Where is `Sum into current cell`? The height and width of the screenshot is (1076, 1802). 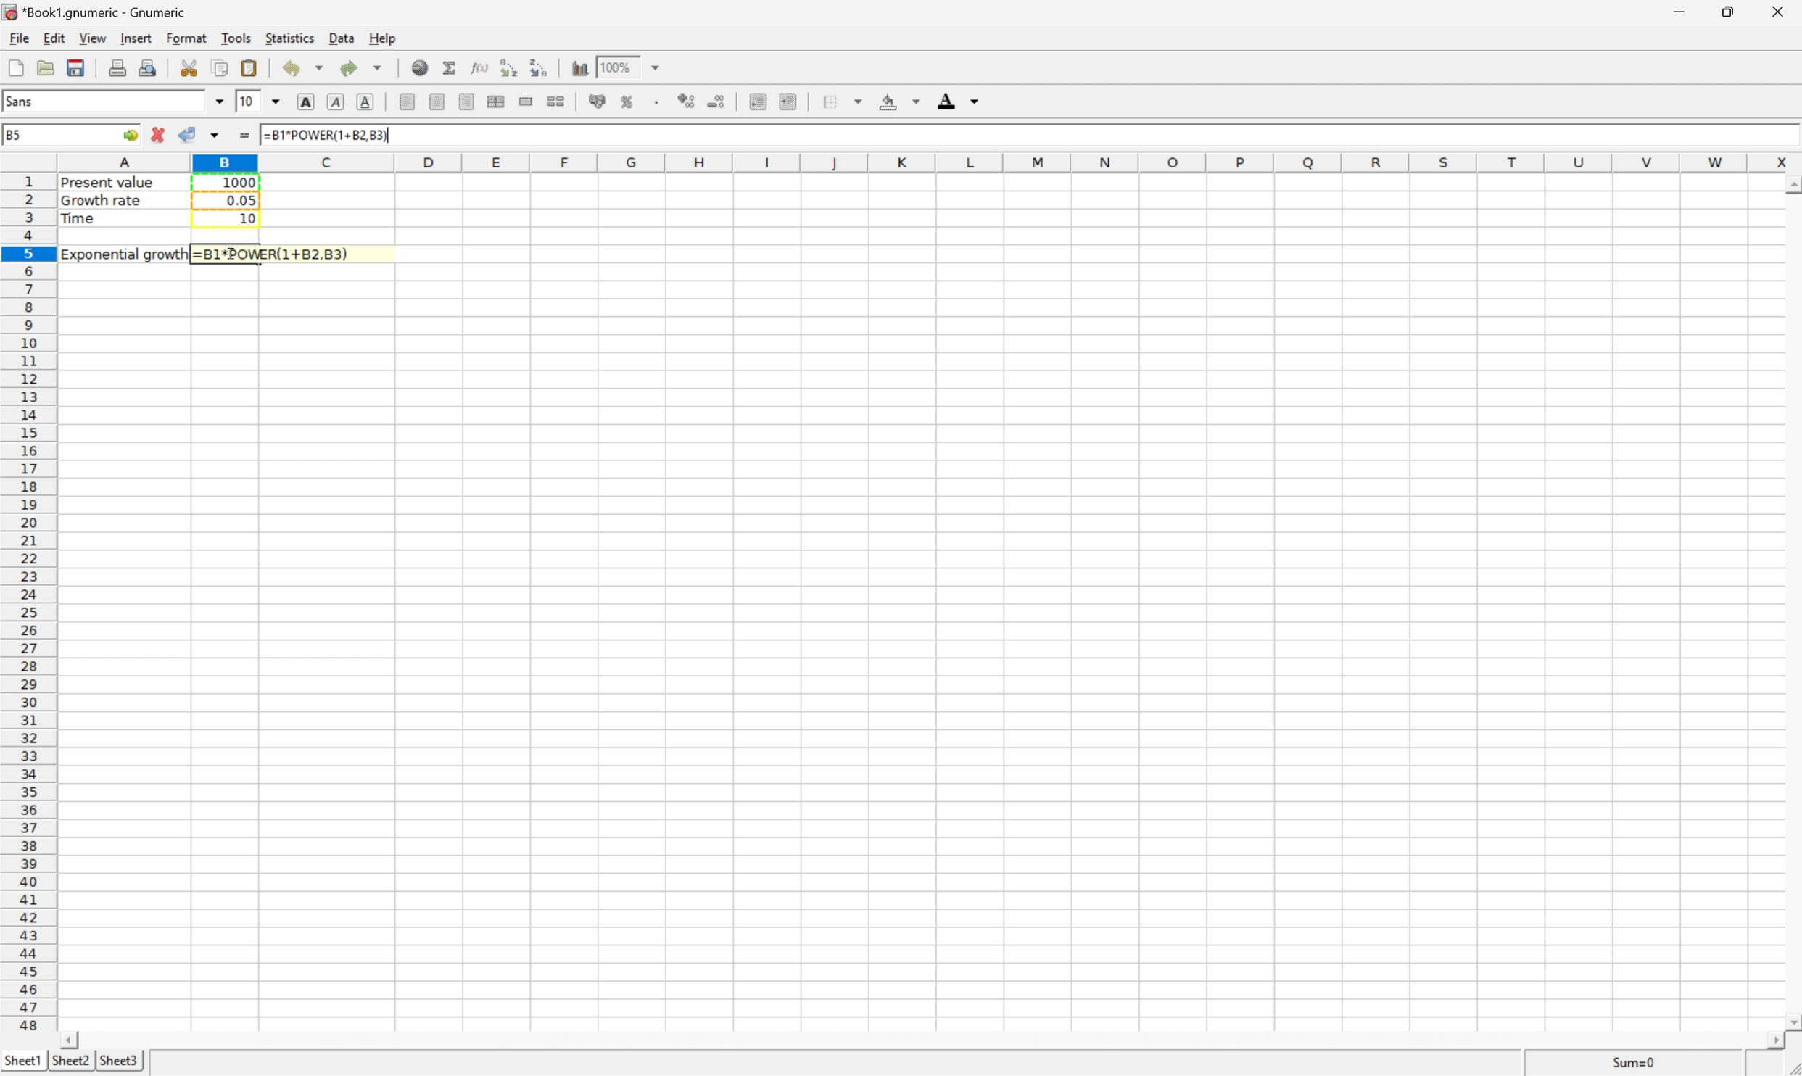 Sum into current cell is located at coordinates (450, 67).